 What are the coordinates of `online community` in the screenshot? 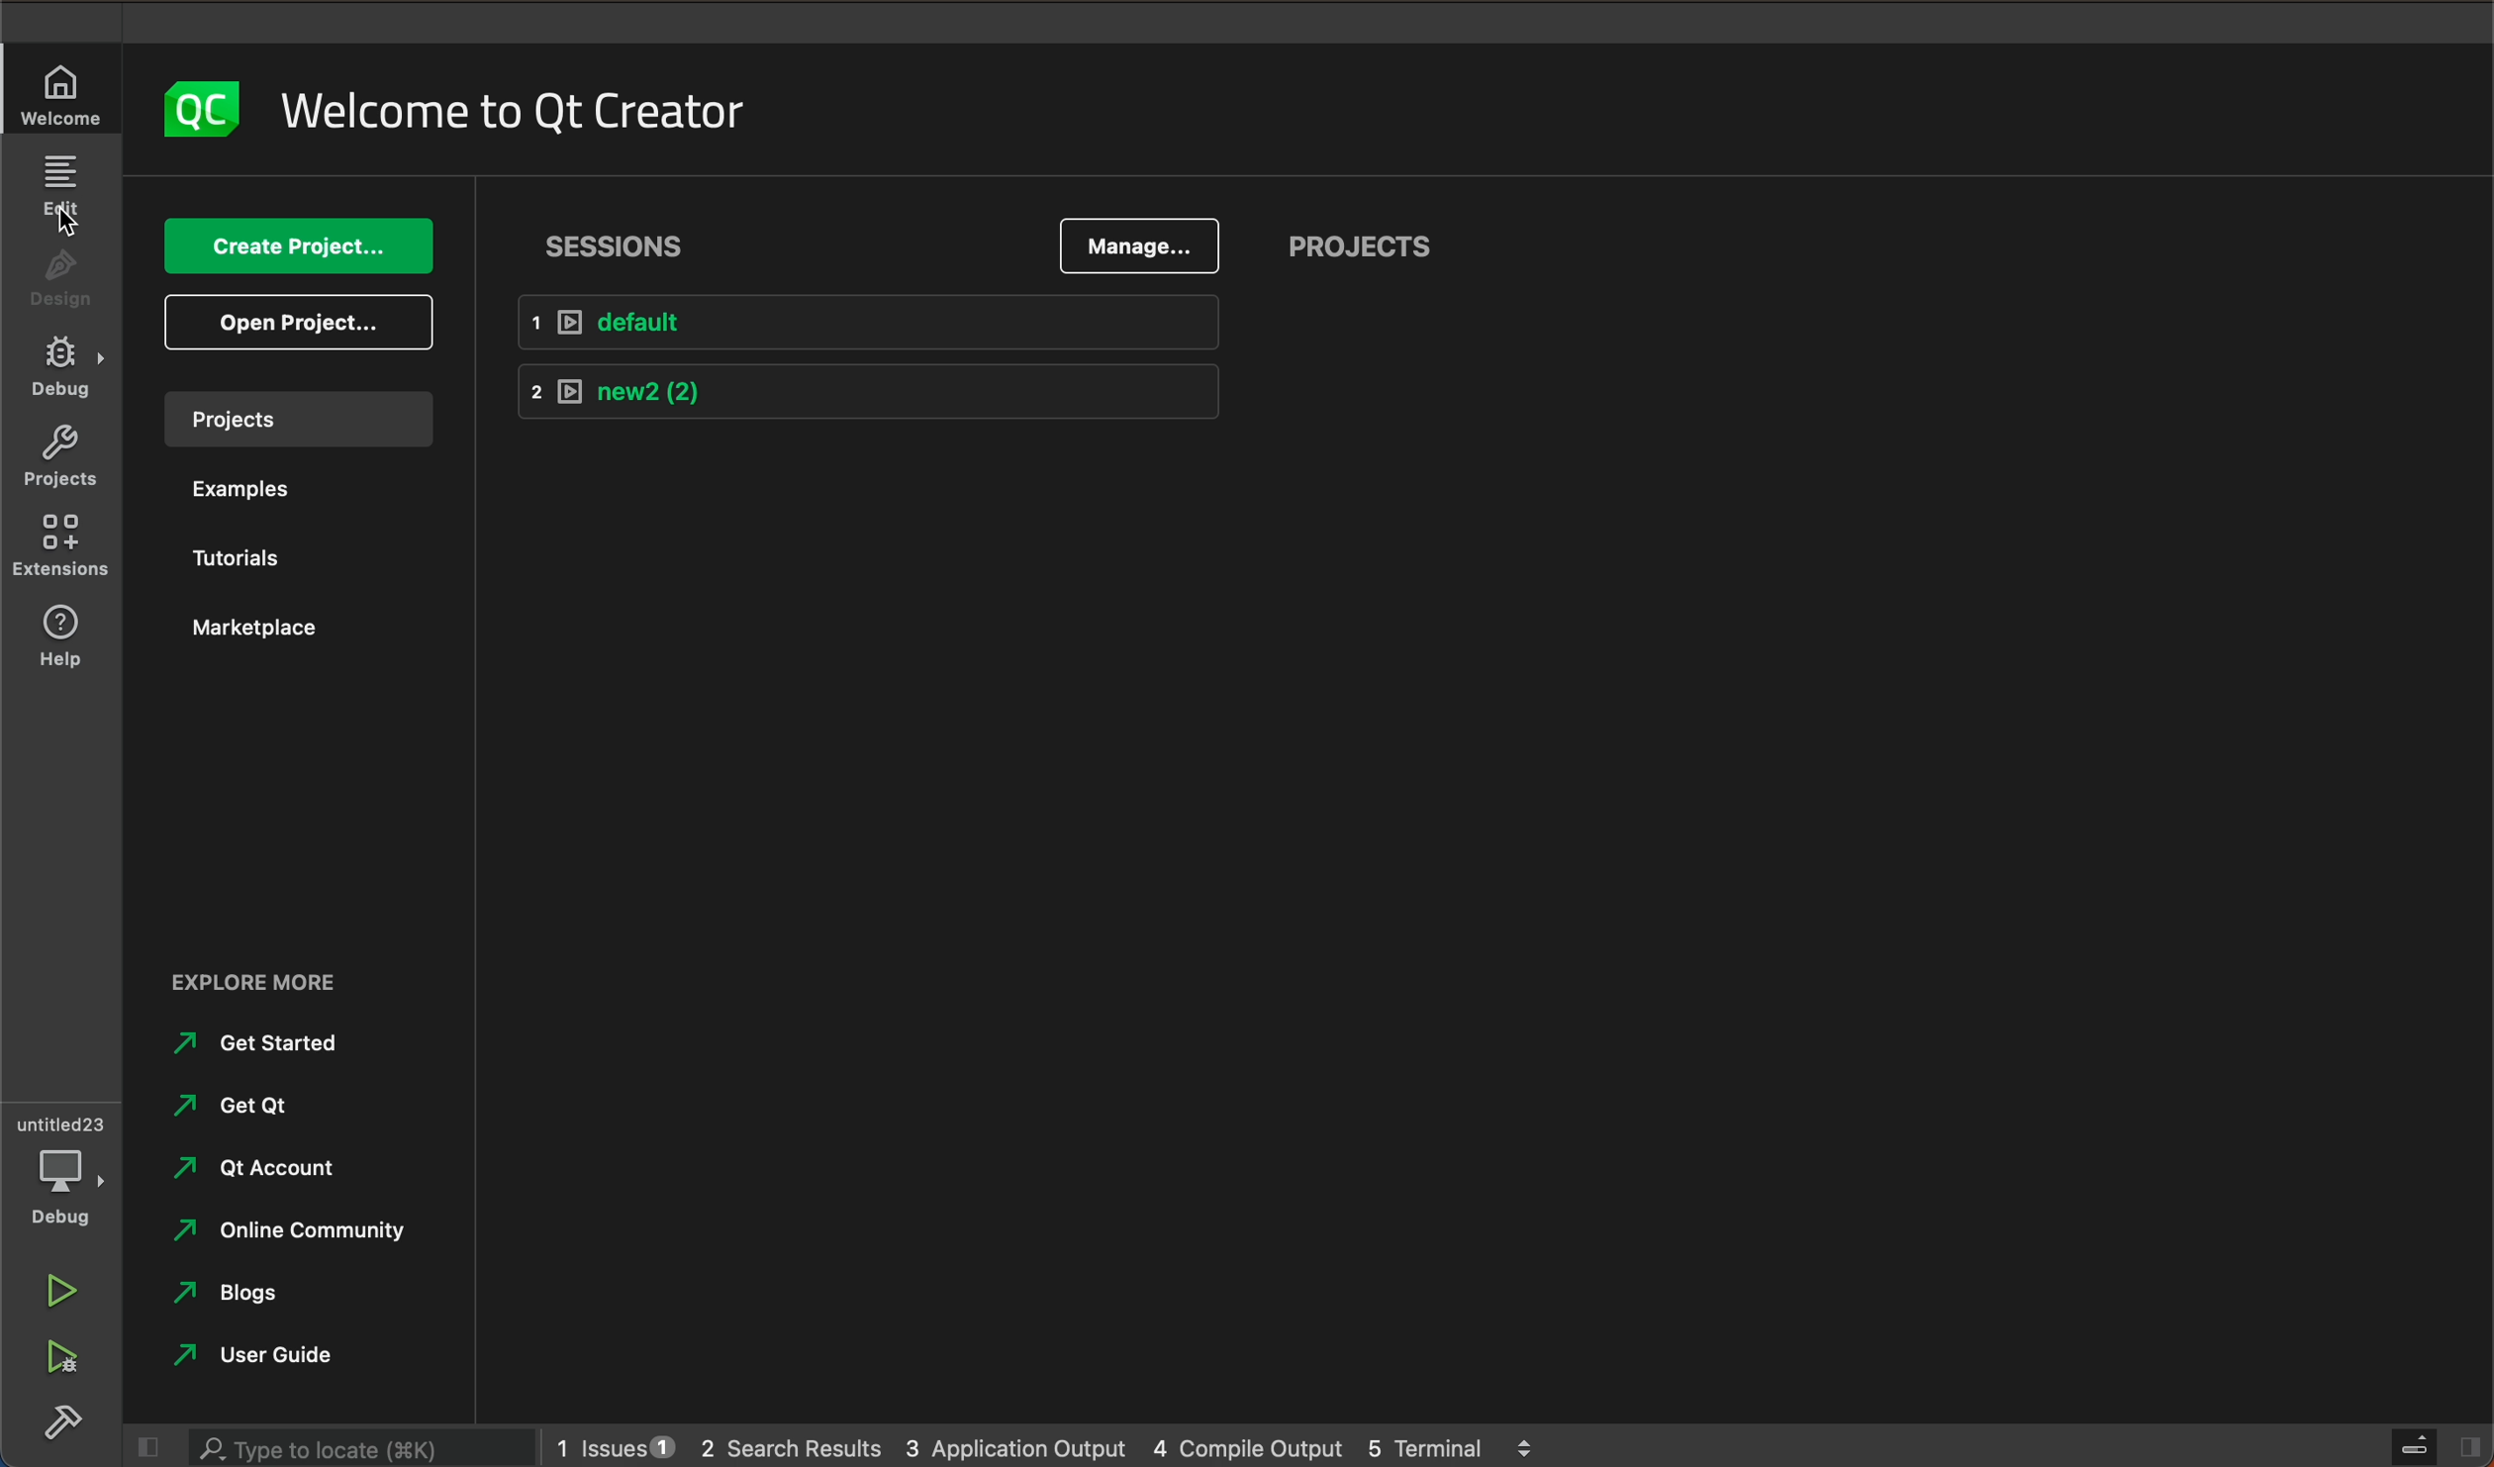 It's located at (284, 1233).